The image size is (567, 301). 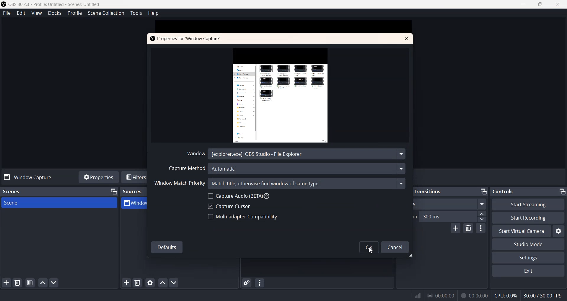 I want to click on Window, so click(x=280, y=94).